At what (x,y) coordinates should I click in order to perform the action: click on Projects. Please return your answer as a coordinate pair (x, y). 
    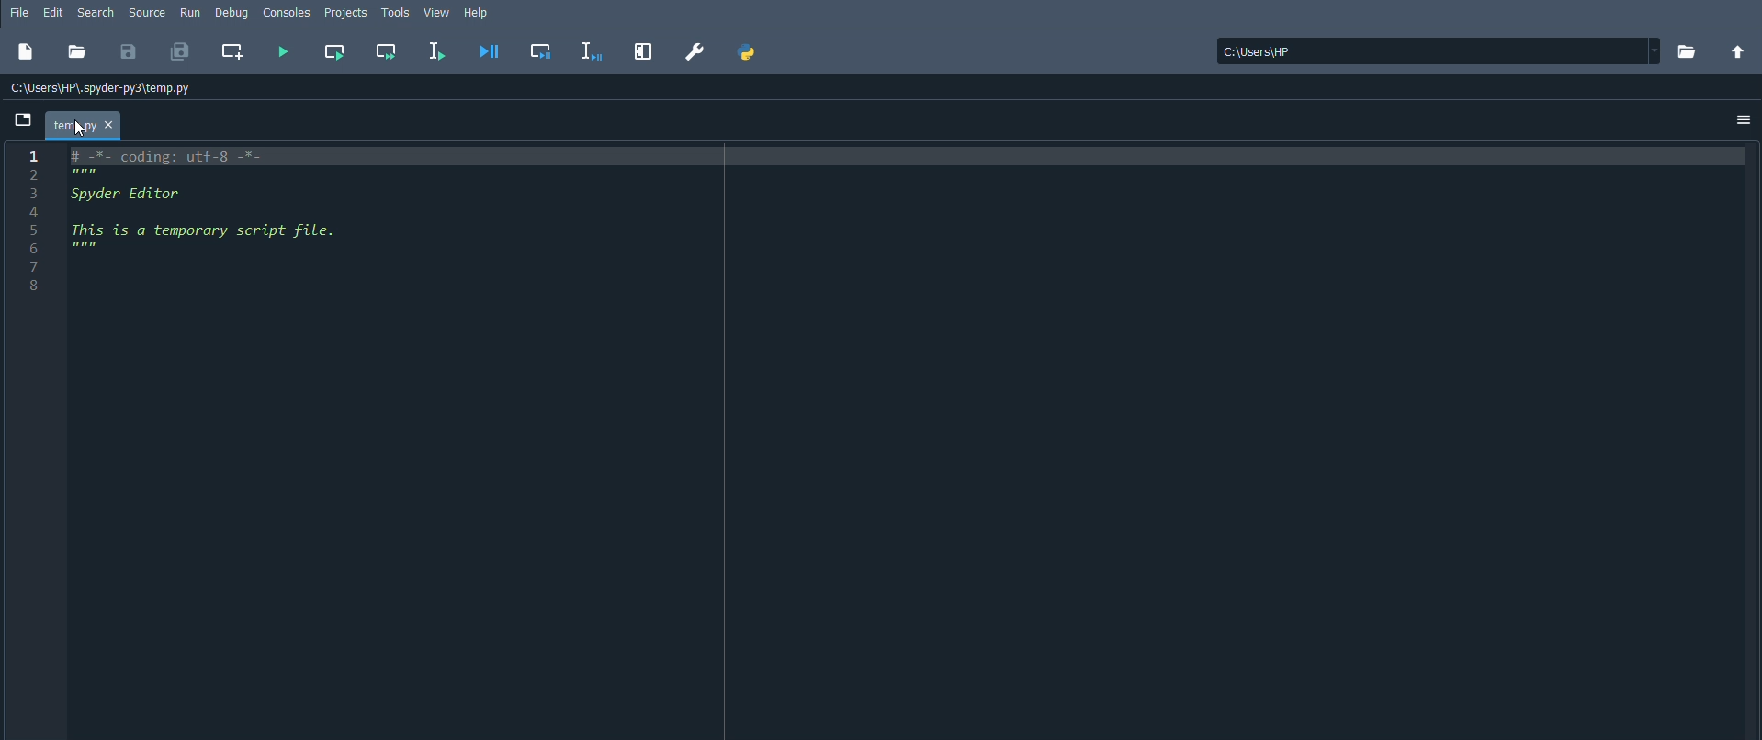
    Looking at the image, I should click on (345, 13).